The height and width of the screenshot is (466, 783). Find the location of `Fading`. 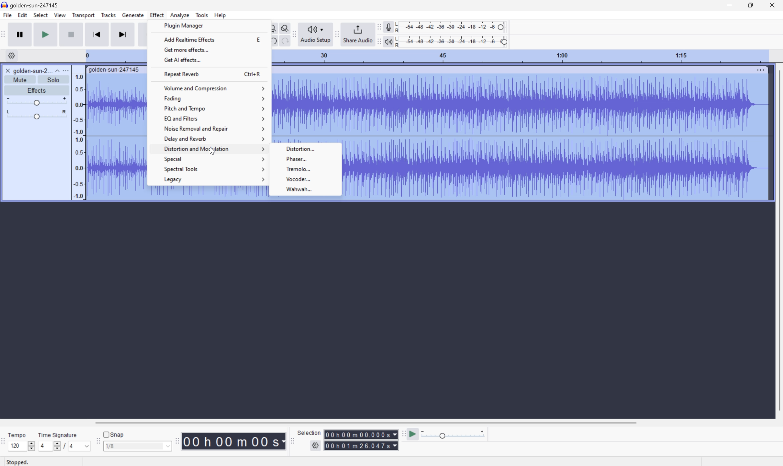

Fading is located at coordinates (214, 98).